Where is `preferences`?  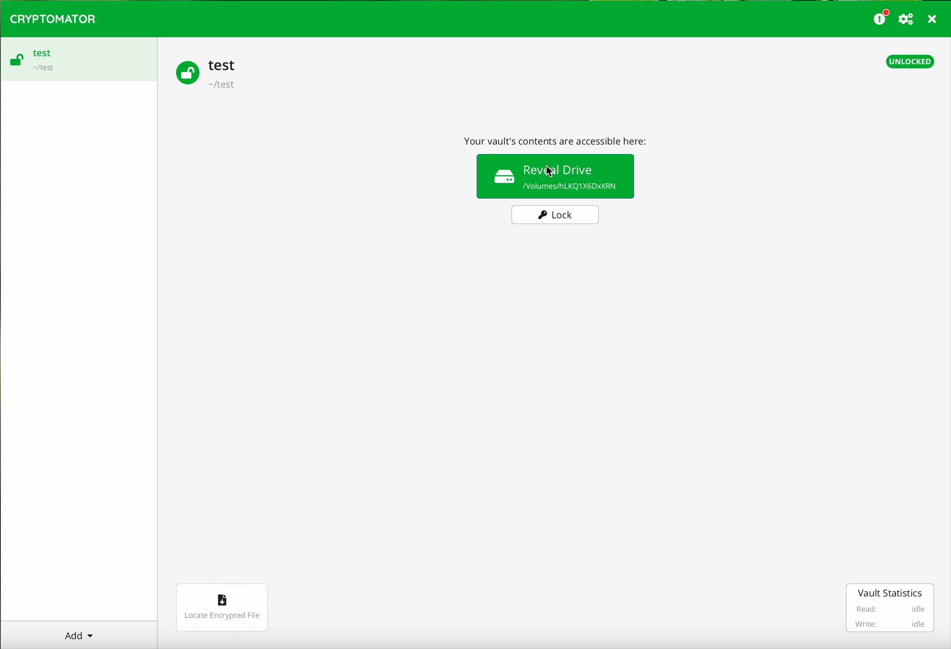
preferences is located at coordinates (907, 20).